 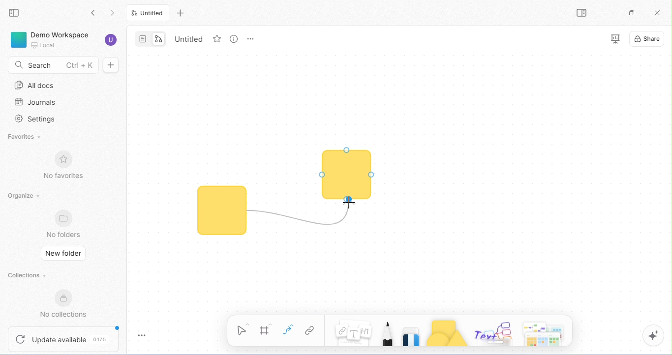 I want to click on all docs, so click(x=35, y=86).